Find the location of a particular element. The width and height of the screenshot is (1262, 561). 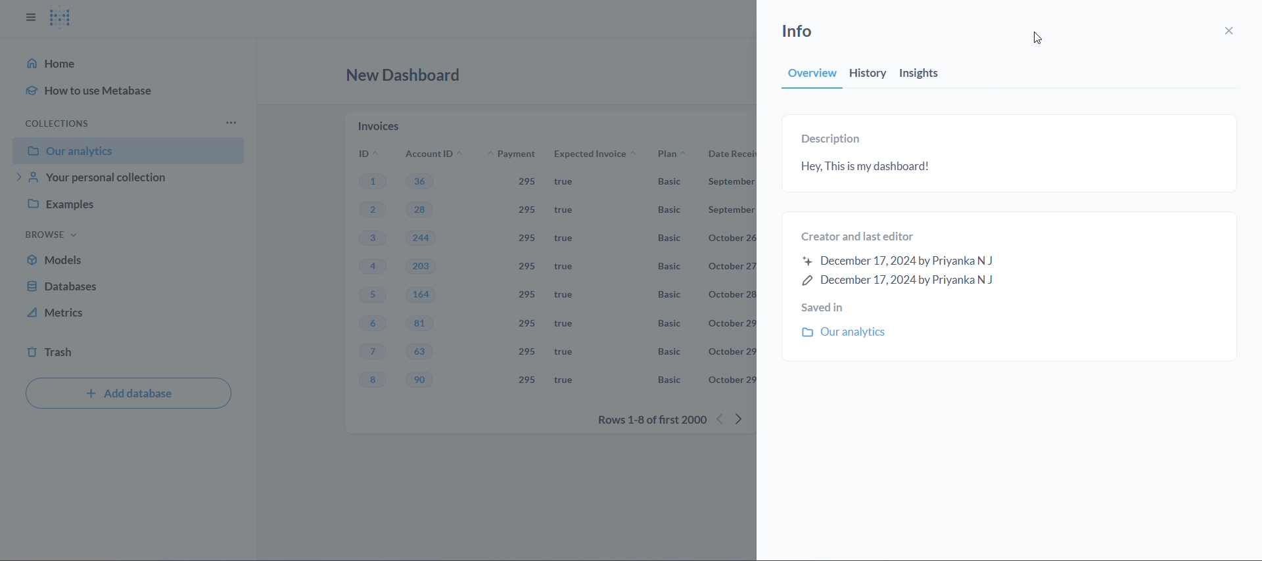

october 29 is located at coordinates (730, 381).